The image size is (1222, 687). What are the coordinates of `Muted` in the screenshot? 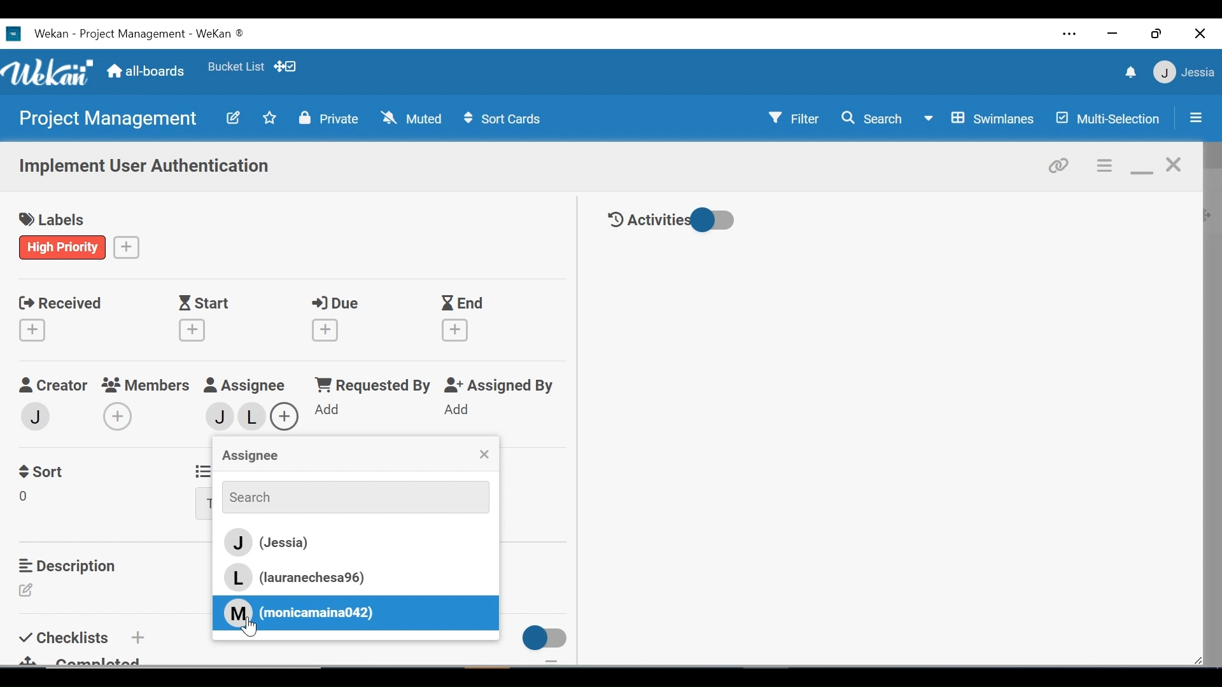 It's located at (414, 118).